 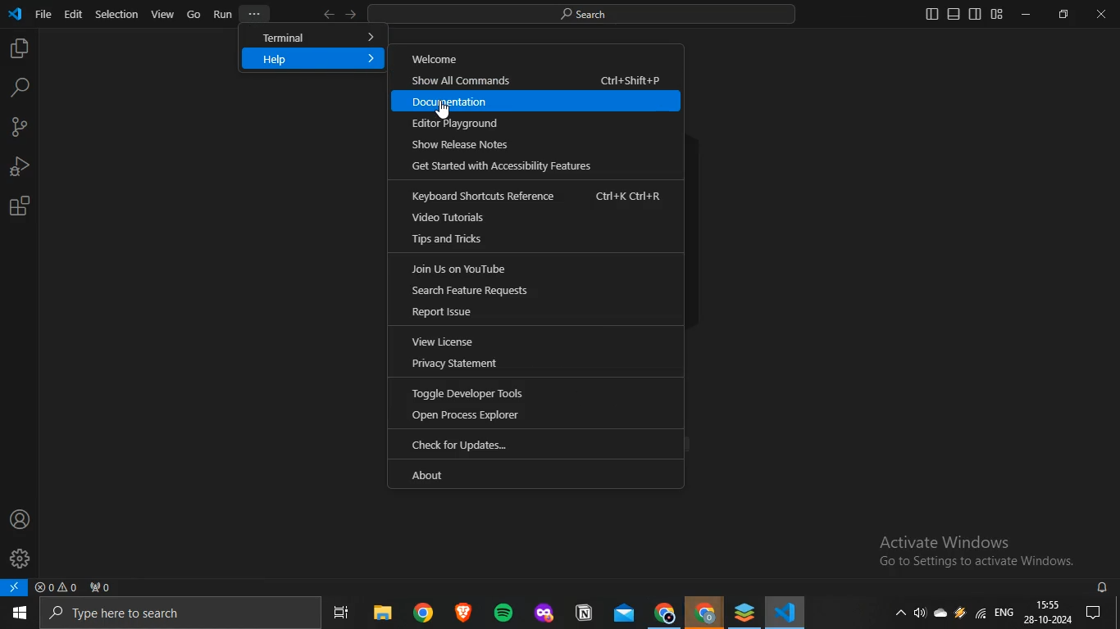 I want to click on spotify, so click(x=500, y=613).